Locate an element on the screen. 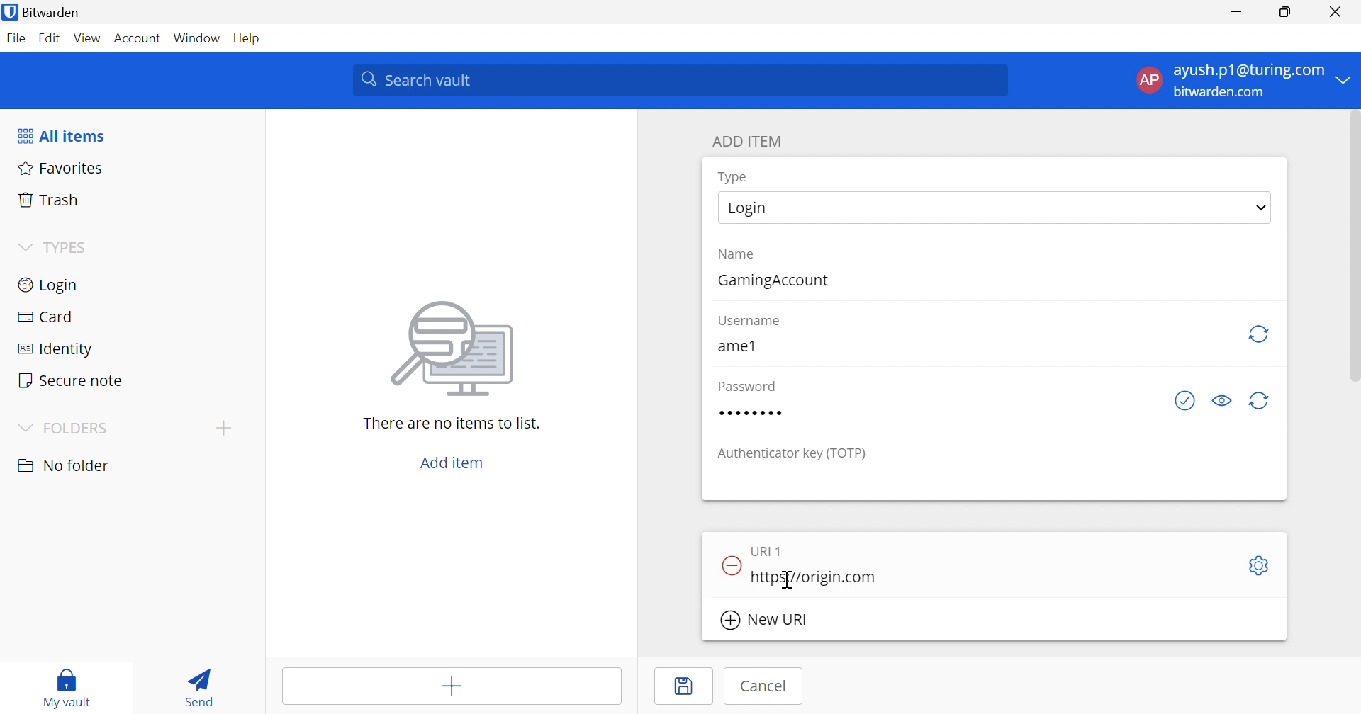  Image is located at coordinates (456, 348).